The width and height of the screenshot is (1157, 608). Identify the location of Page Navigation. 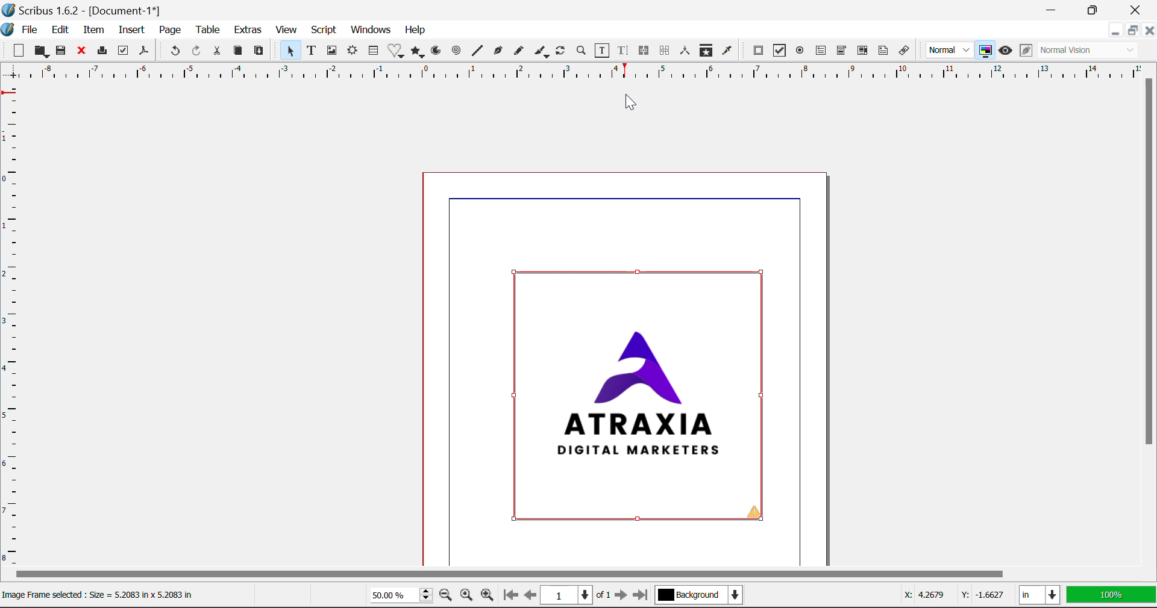
(571, 595).